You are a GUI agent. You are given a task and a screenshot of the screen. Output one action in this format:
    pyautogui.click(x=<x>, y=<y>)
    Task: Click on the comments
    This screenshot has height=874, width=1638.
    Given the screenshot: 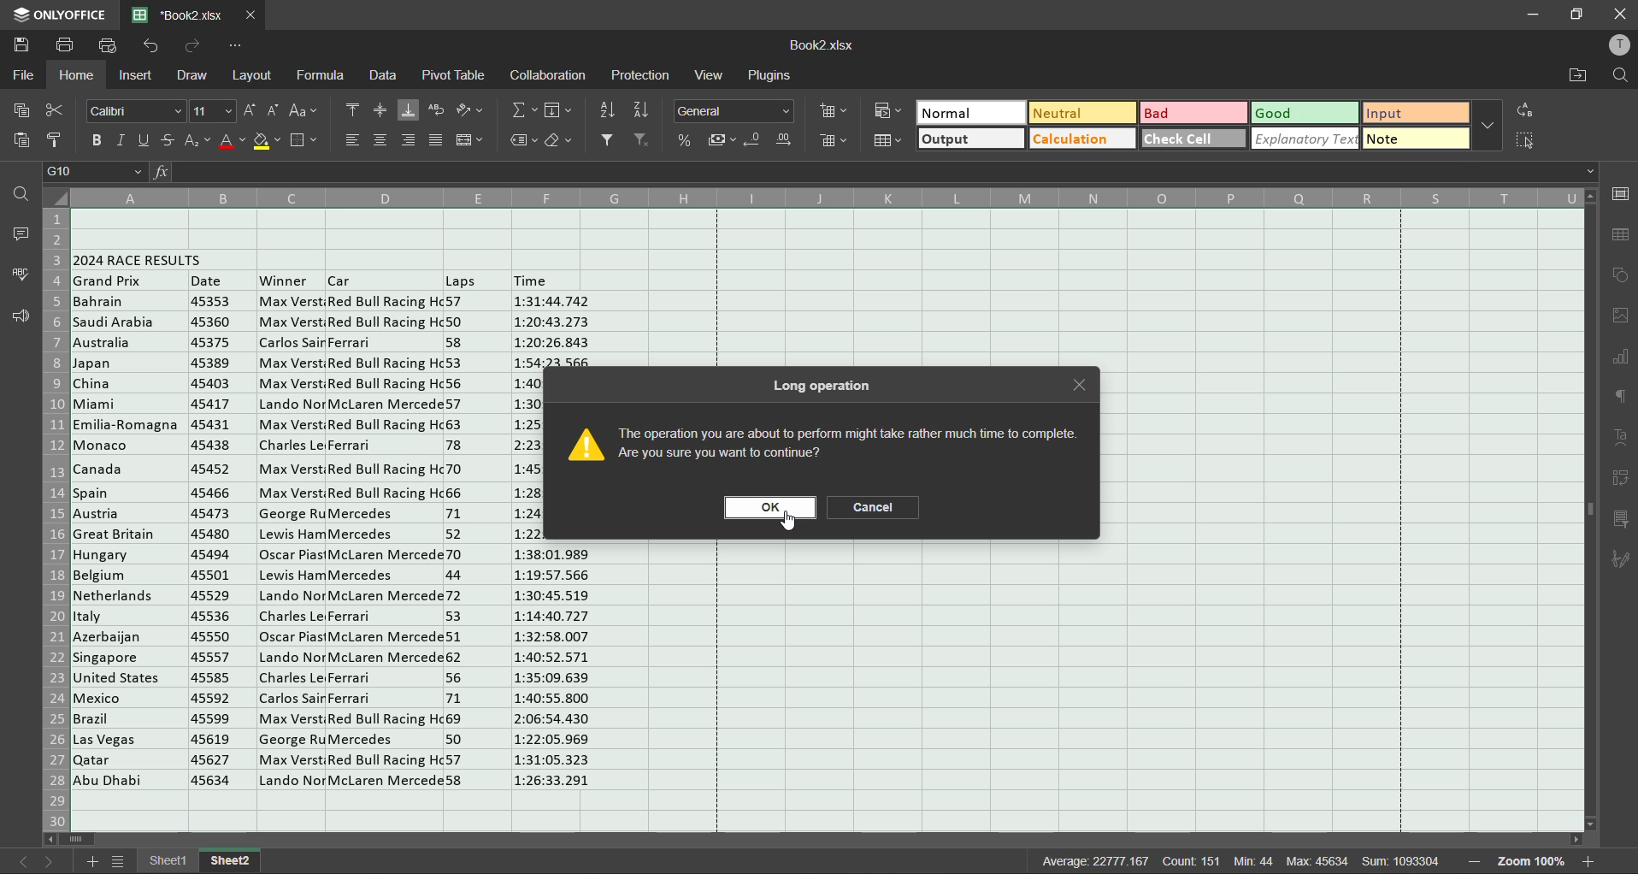 What is the action you would take?
    pyautogui.click(x=21, y=235)
    